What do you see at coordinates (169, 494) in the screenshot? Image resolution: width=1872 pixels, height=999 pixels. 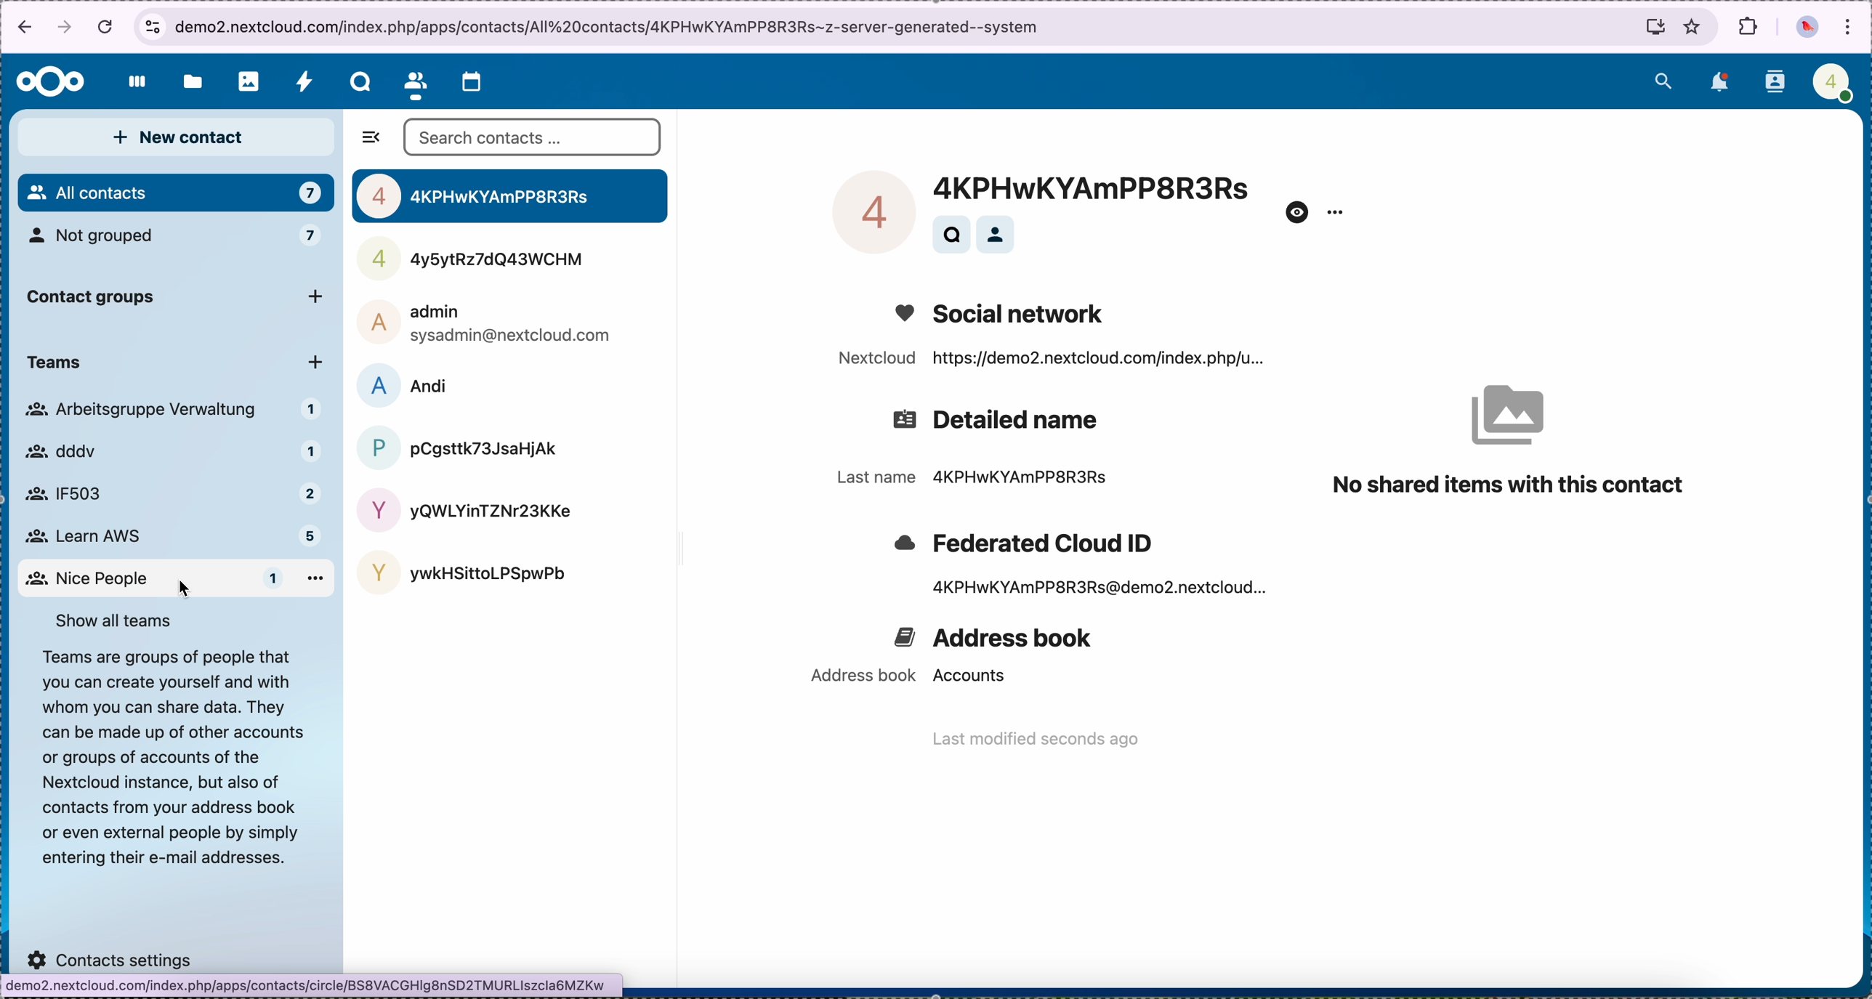 I see `IF503` at bounding box center [169, 494].